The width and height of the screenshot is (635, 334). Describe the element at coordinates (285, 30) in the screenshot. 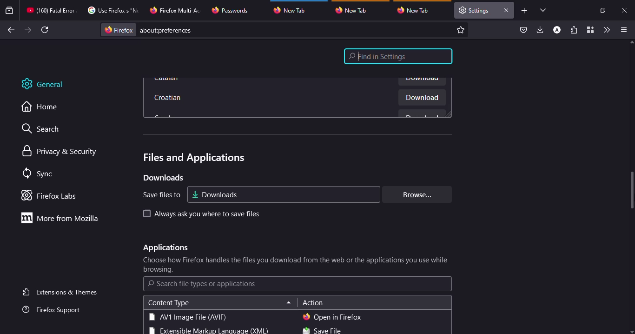

I see `about:preferences` at that location.